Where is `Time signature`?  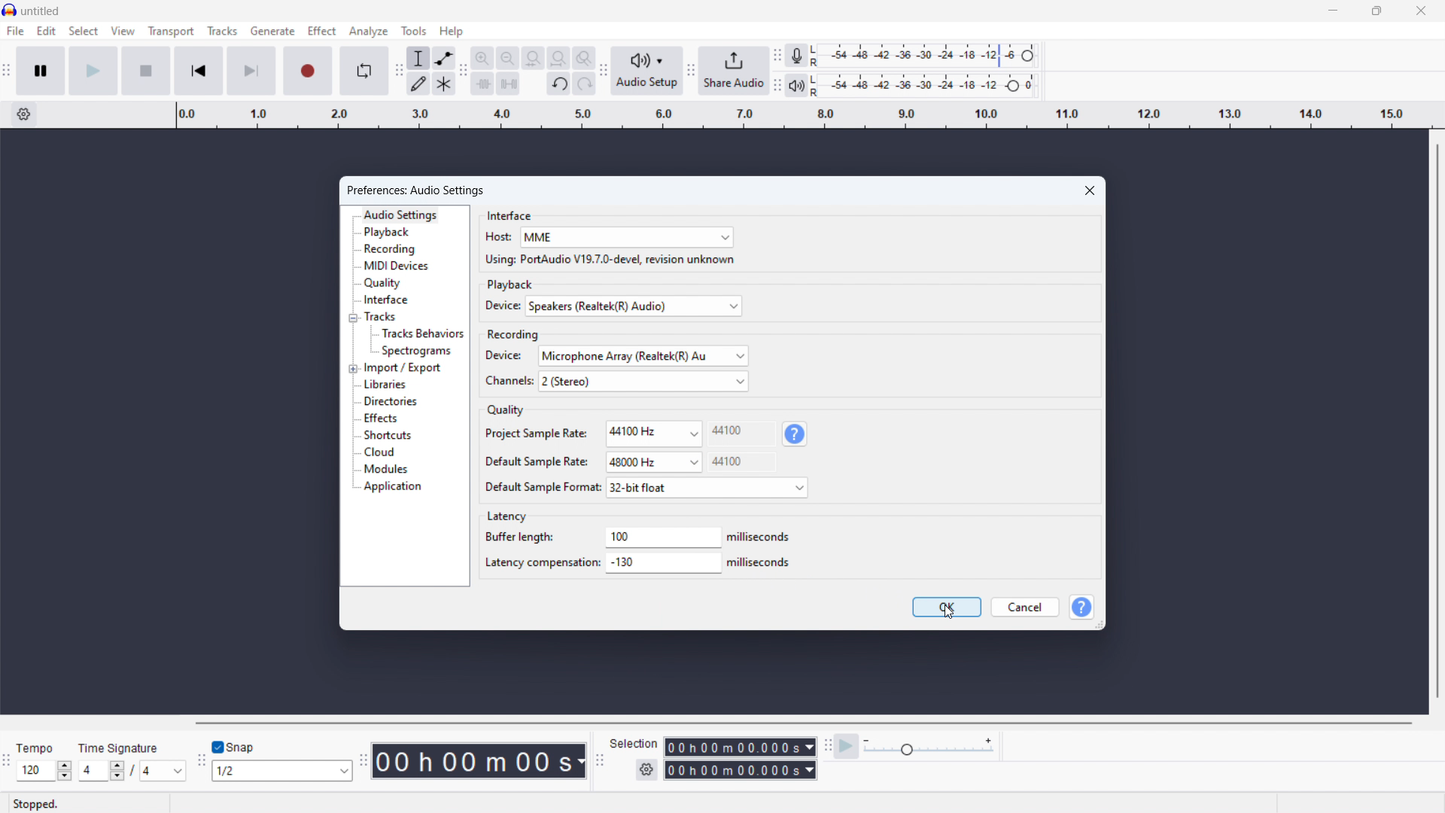 Time signature is located at coordinates (122, 747).